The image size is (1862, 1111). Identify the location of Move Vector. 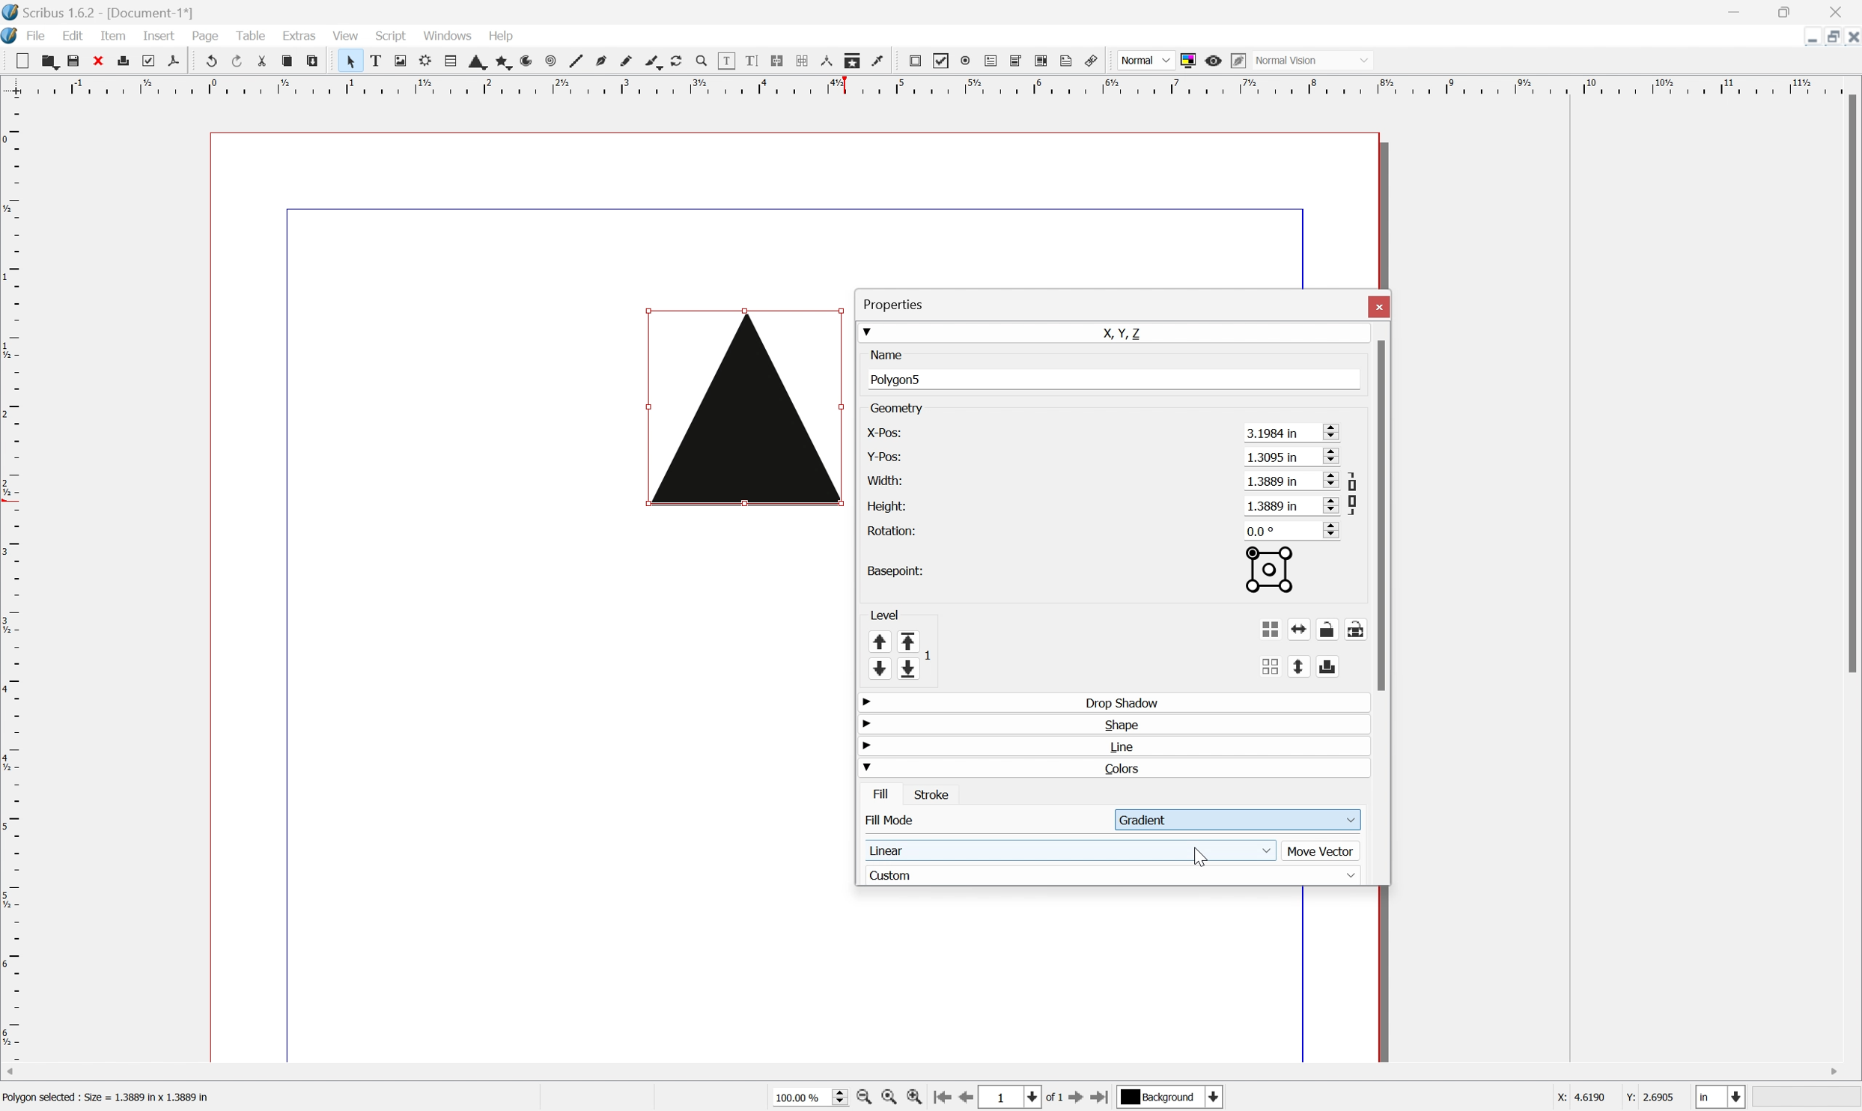
(1320, 850).